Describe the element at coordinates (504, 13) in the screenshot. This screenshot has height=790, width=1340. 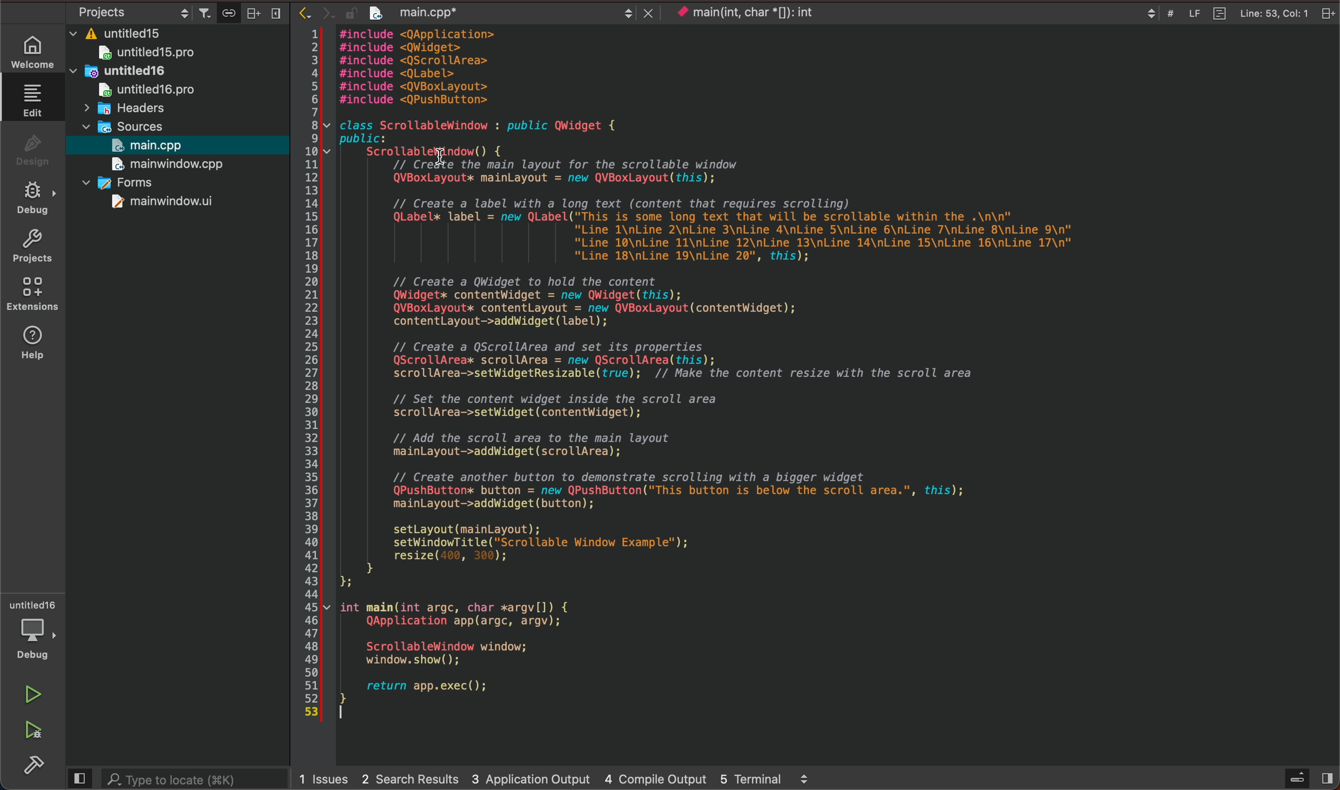
I see `file before save` at that location.